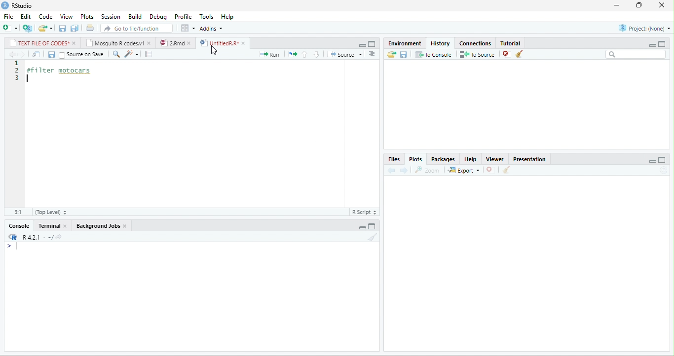  What do you see at coordinates (662, 44) in the screenshot?
I see `maximize` at bounding box center [662, 44].